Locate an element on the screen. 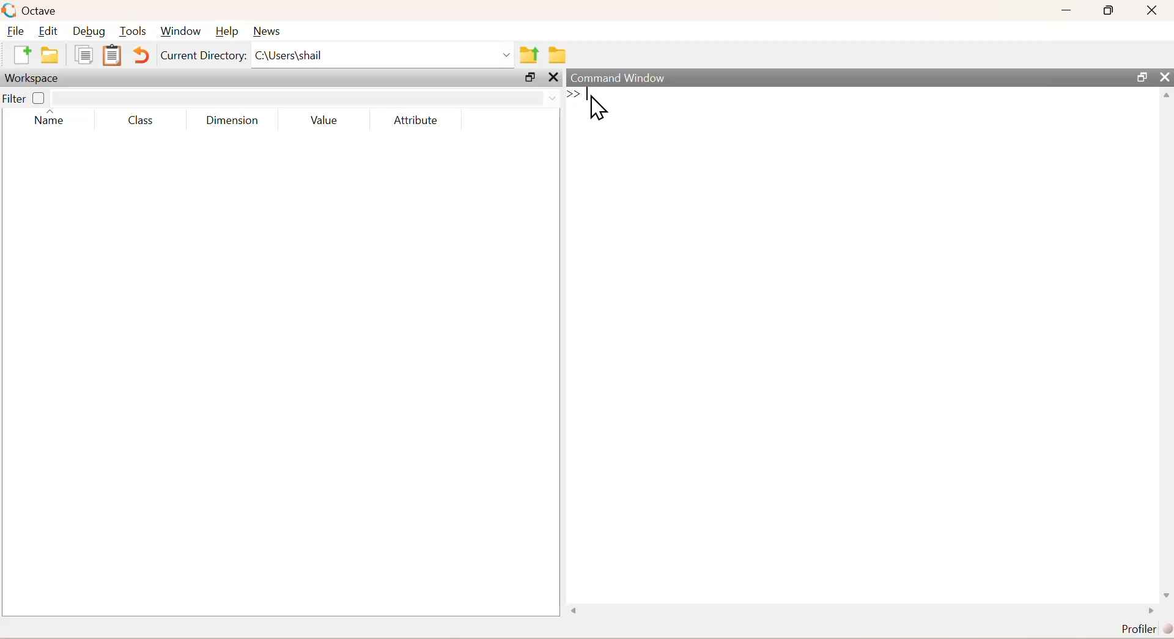 The width and height of the screenshot is (1174, 639). Prompt cursor is located at coordinates (575, 96).